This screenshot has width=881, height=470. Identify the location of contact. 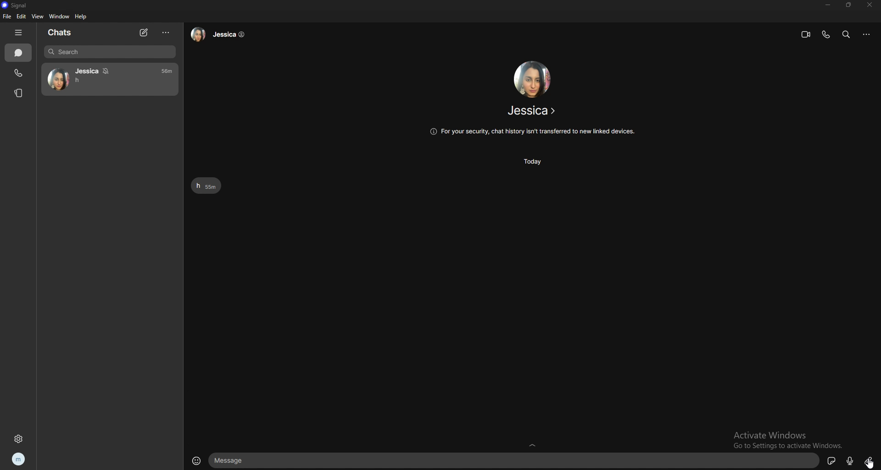
(533, 110).